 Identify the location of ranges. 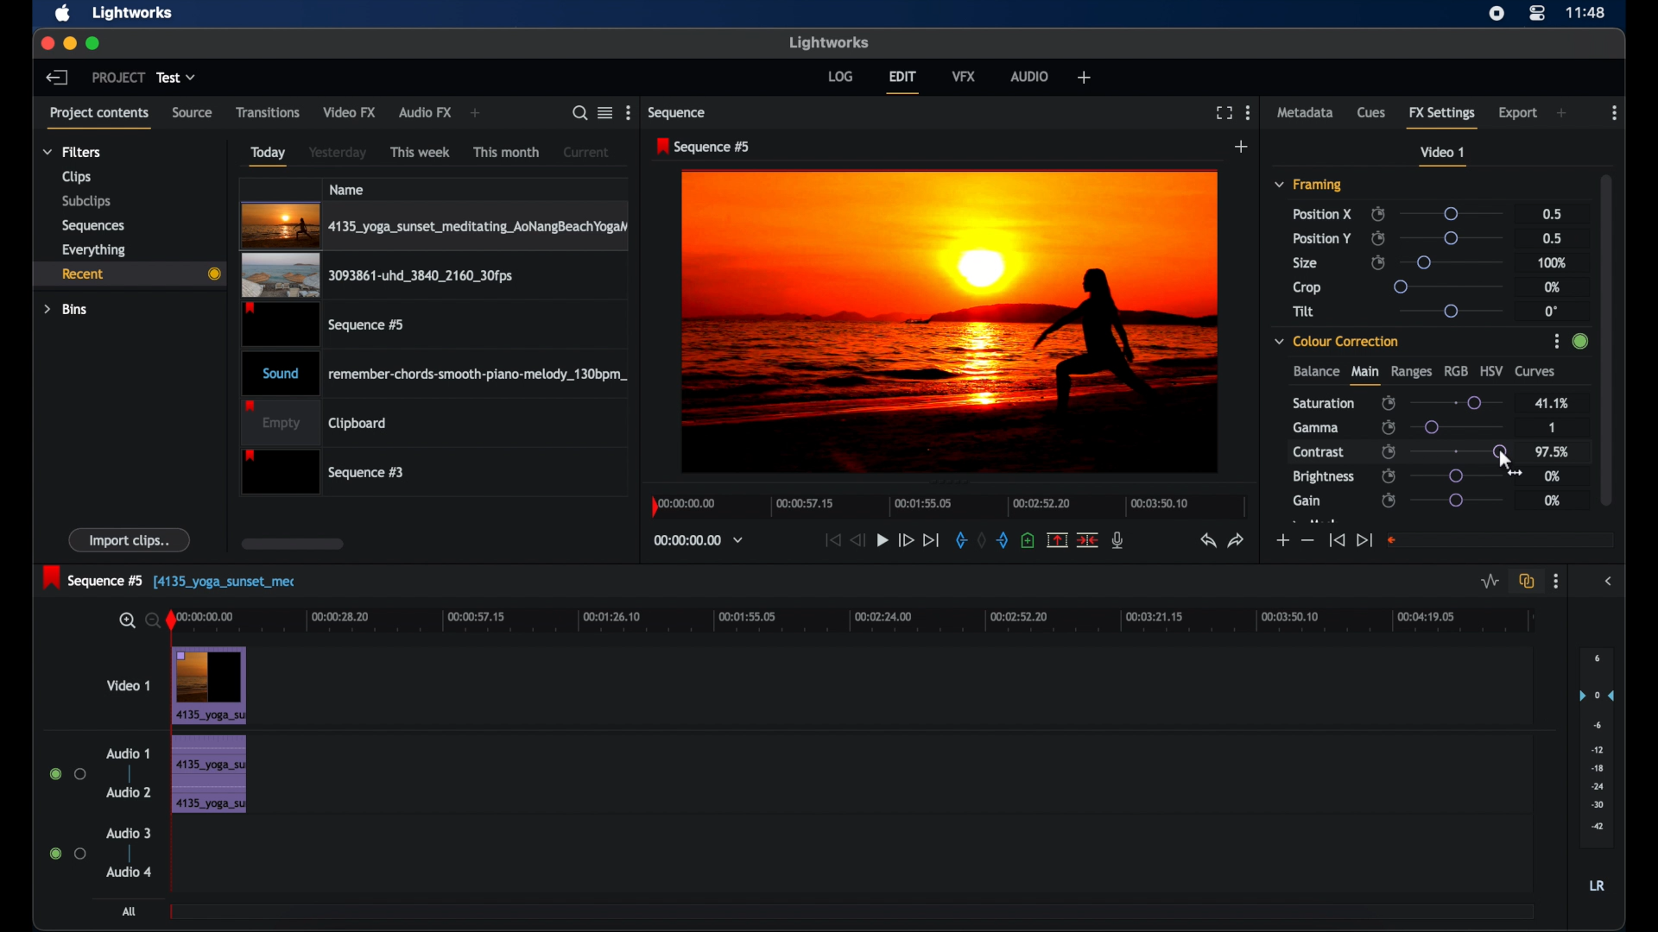
(1411, 372).